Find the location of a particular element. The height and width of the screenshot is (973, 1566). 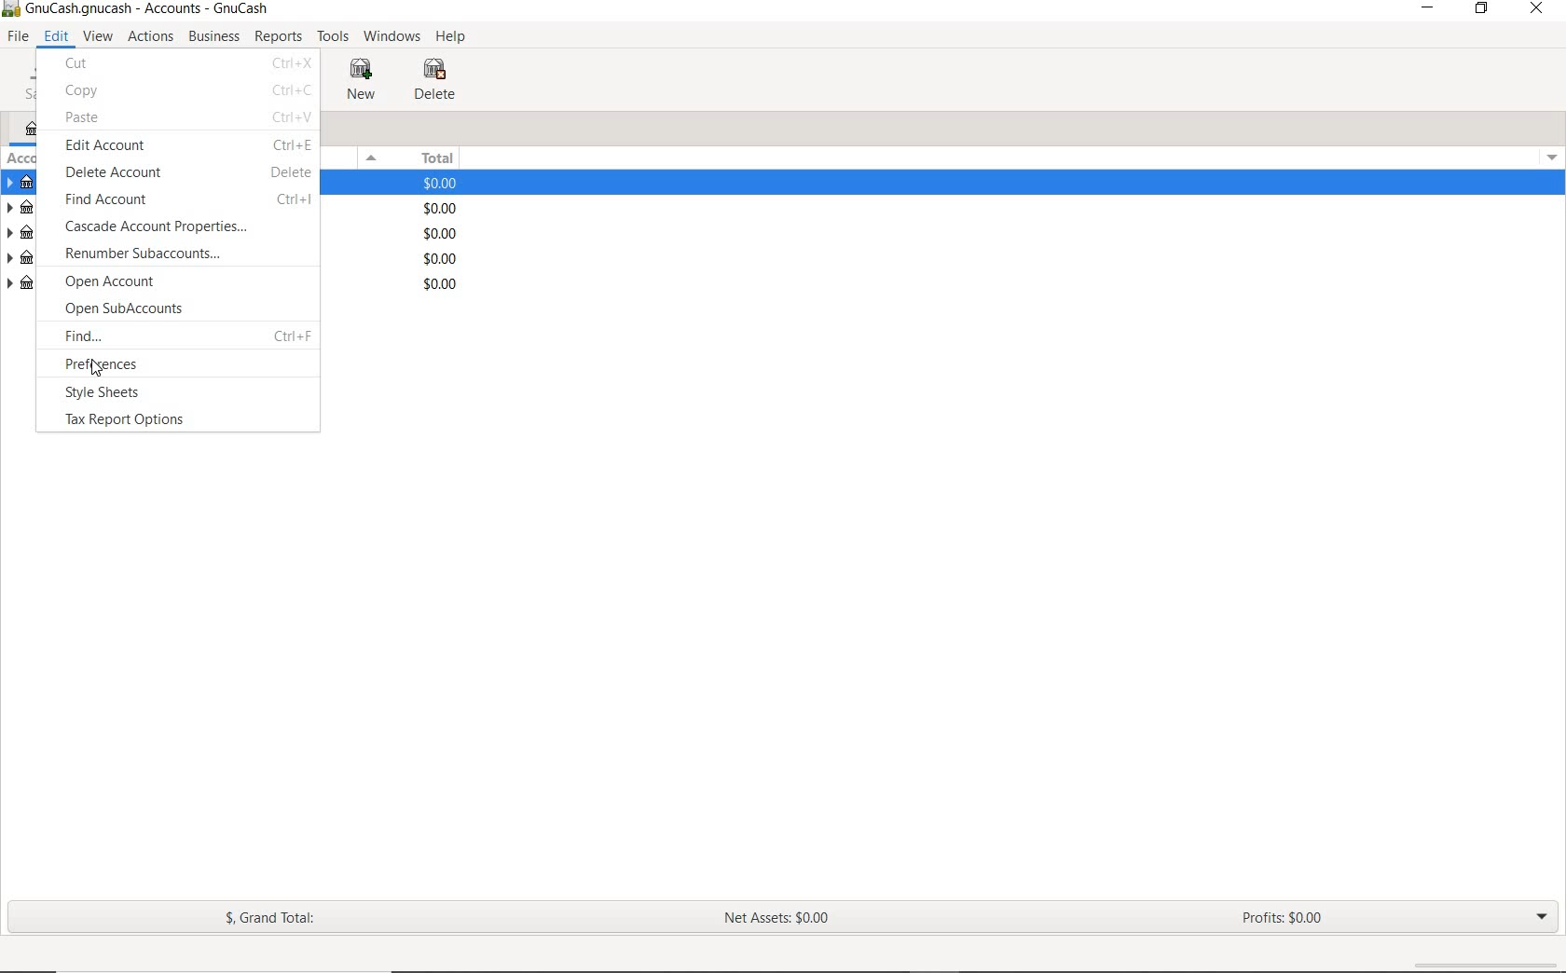

NET ASSETS is located at coordinates (776, 924).